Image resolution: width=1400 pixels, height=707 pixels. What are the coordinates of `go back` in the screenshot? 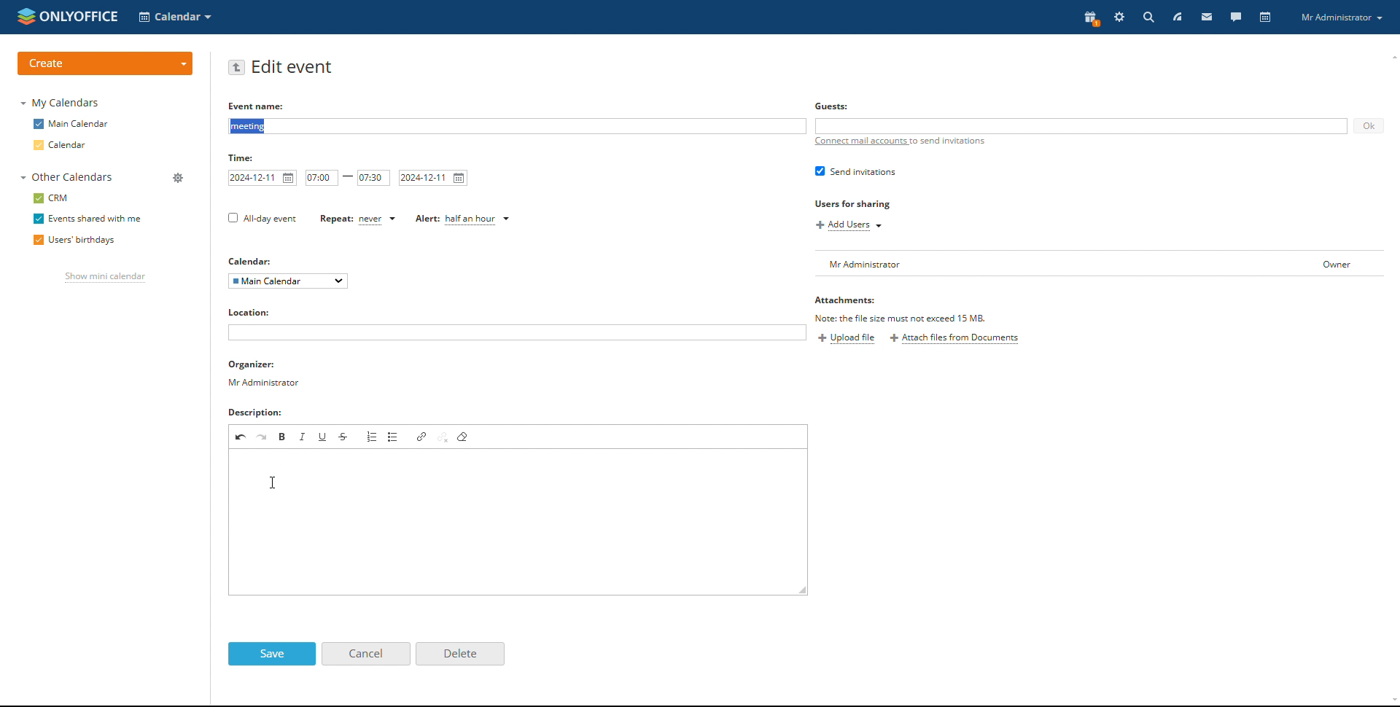 It's located at (236, 68).